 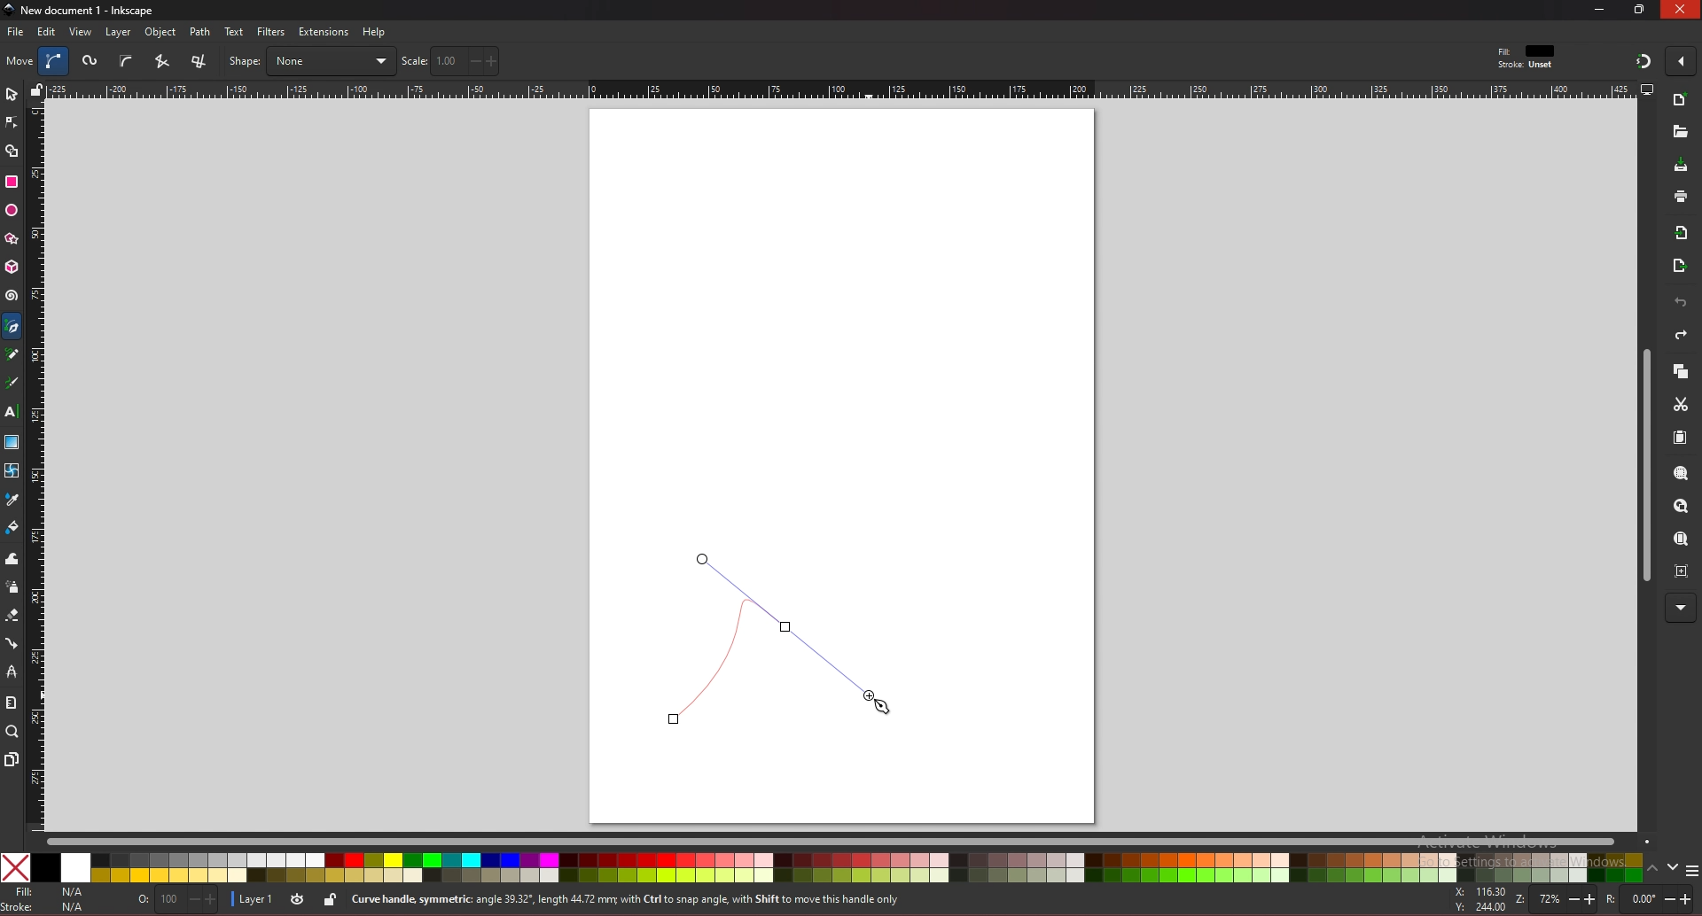 What do you see at coordinates (1681, 335) in the screenshot?
I see `redo` at bounding box center [1681, 335].